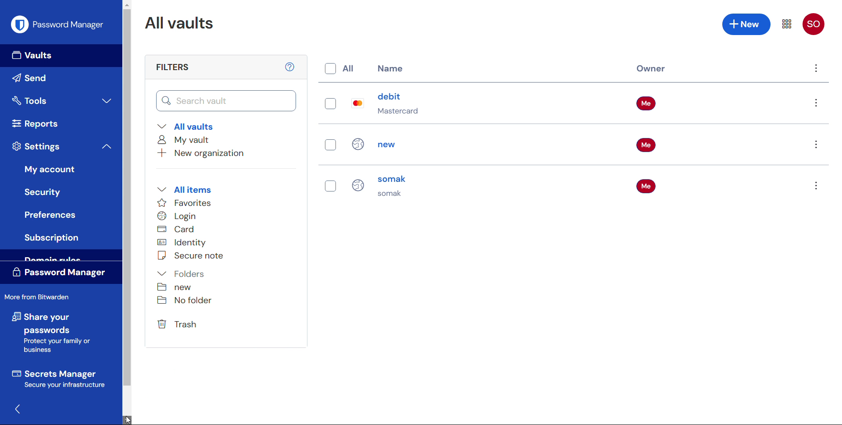 The height and width of the screenshot is (425, 842). What do you see at coordinates (57, 380) in the screenshot?
I see `Secrets manager Secure your infrastructure` at bounding box center [57, 380].